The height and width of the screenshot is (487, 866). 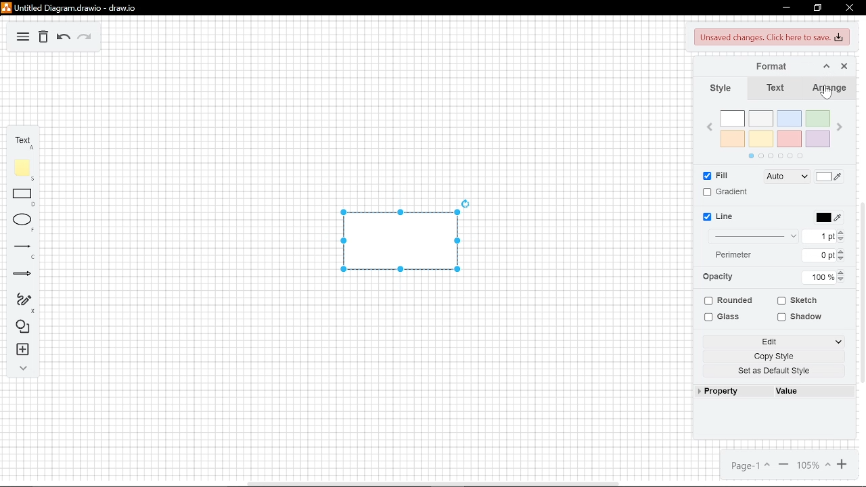 I want to click on shadow, so click(x=801, y=317).